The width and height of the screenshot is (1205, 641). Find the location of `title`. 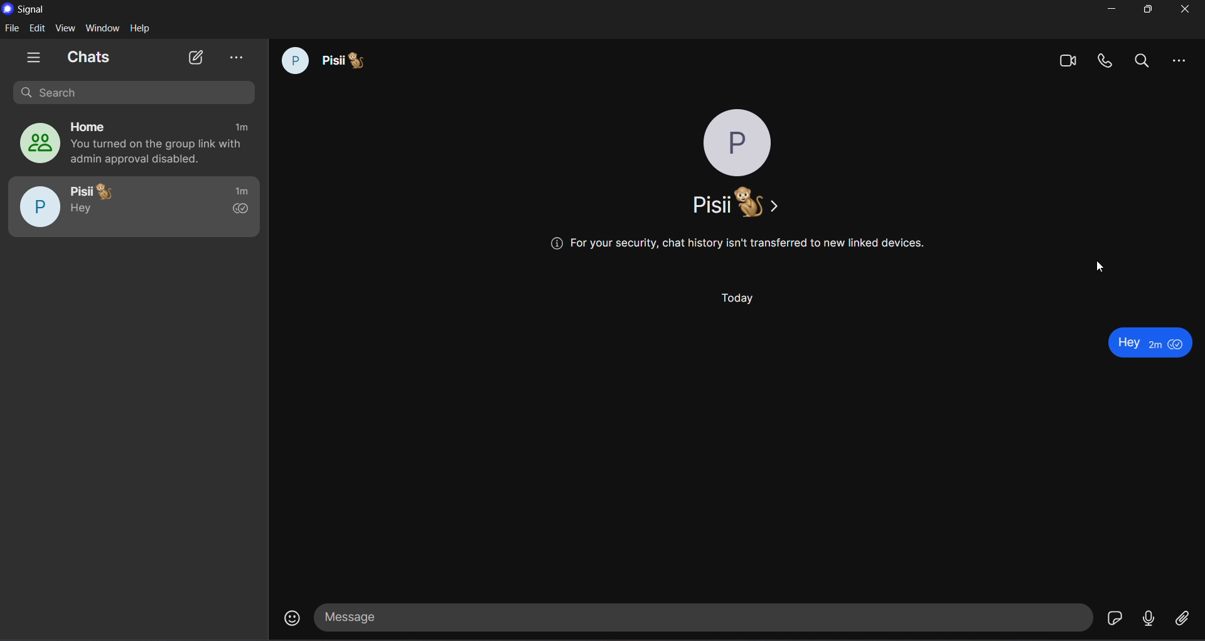

title is located at coordinates (34, 10).